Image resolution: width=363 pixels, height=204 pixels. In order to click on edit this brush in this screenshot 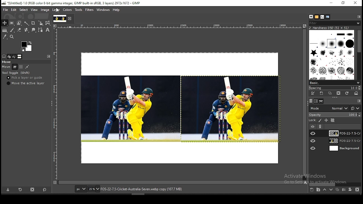, I will do `click(313, 93)`.